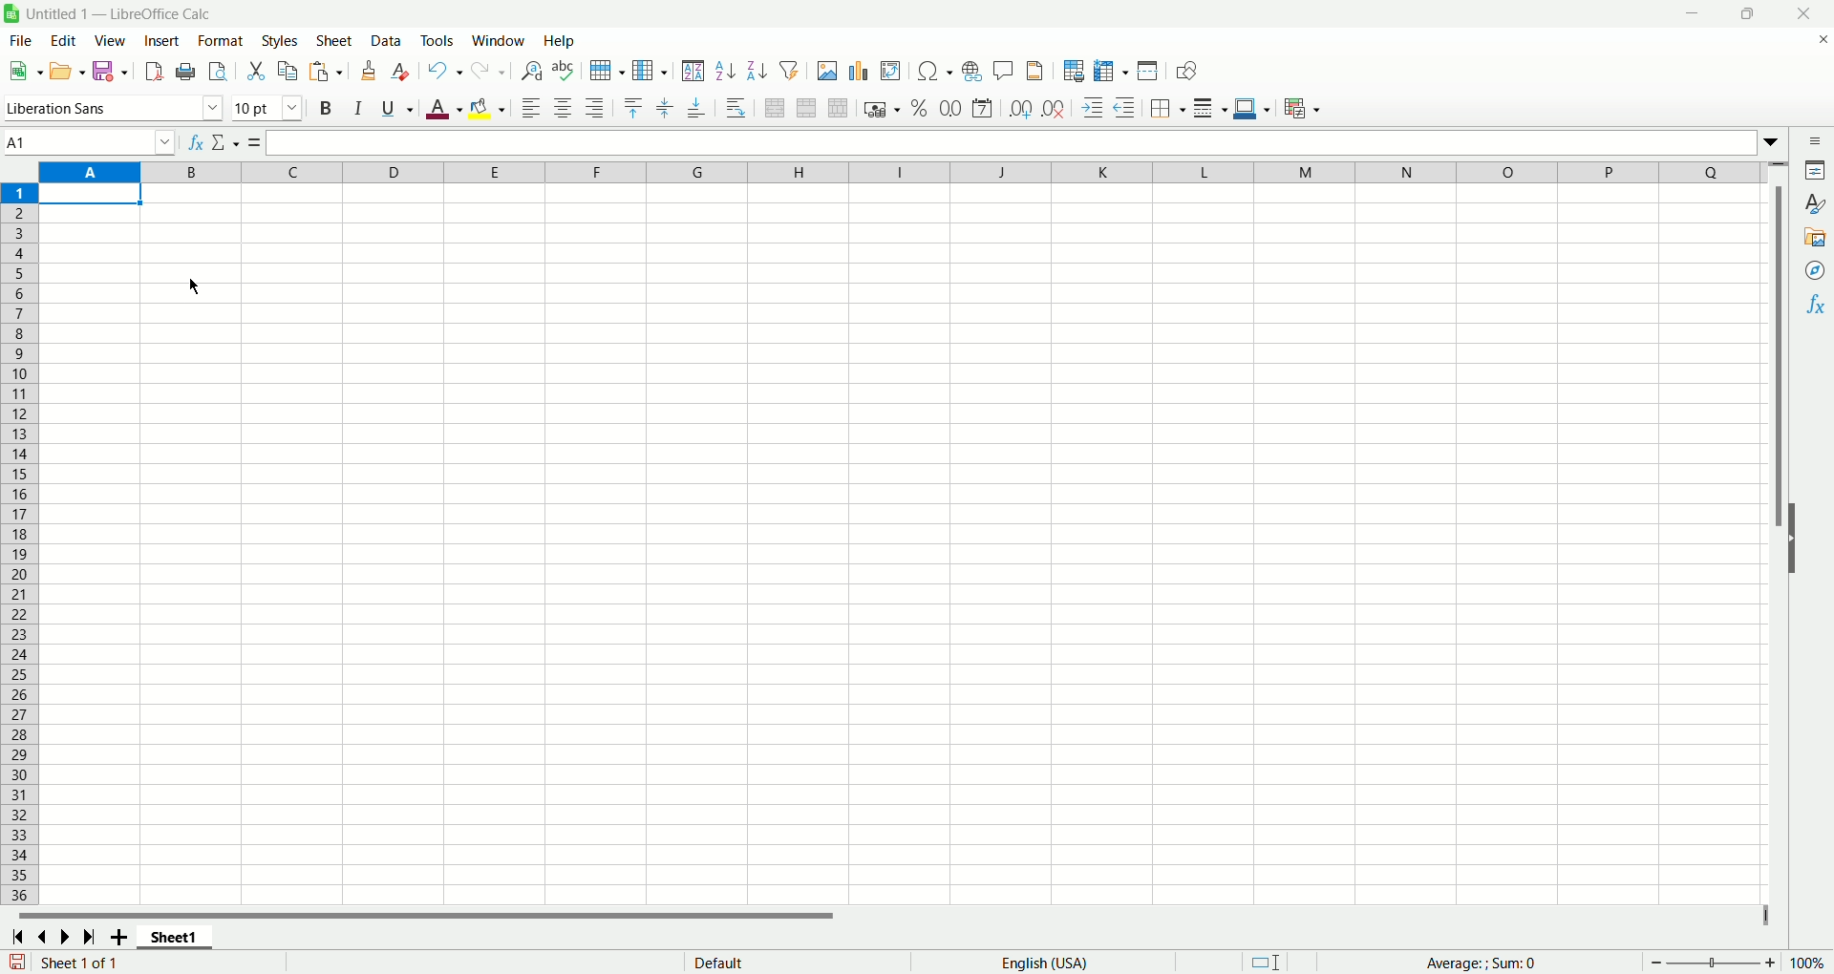  Describe the element at coordinates (47, 937) in the screenshot. I see `scroll to previous sheet` at that location.